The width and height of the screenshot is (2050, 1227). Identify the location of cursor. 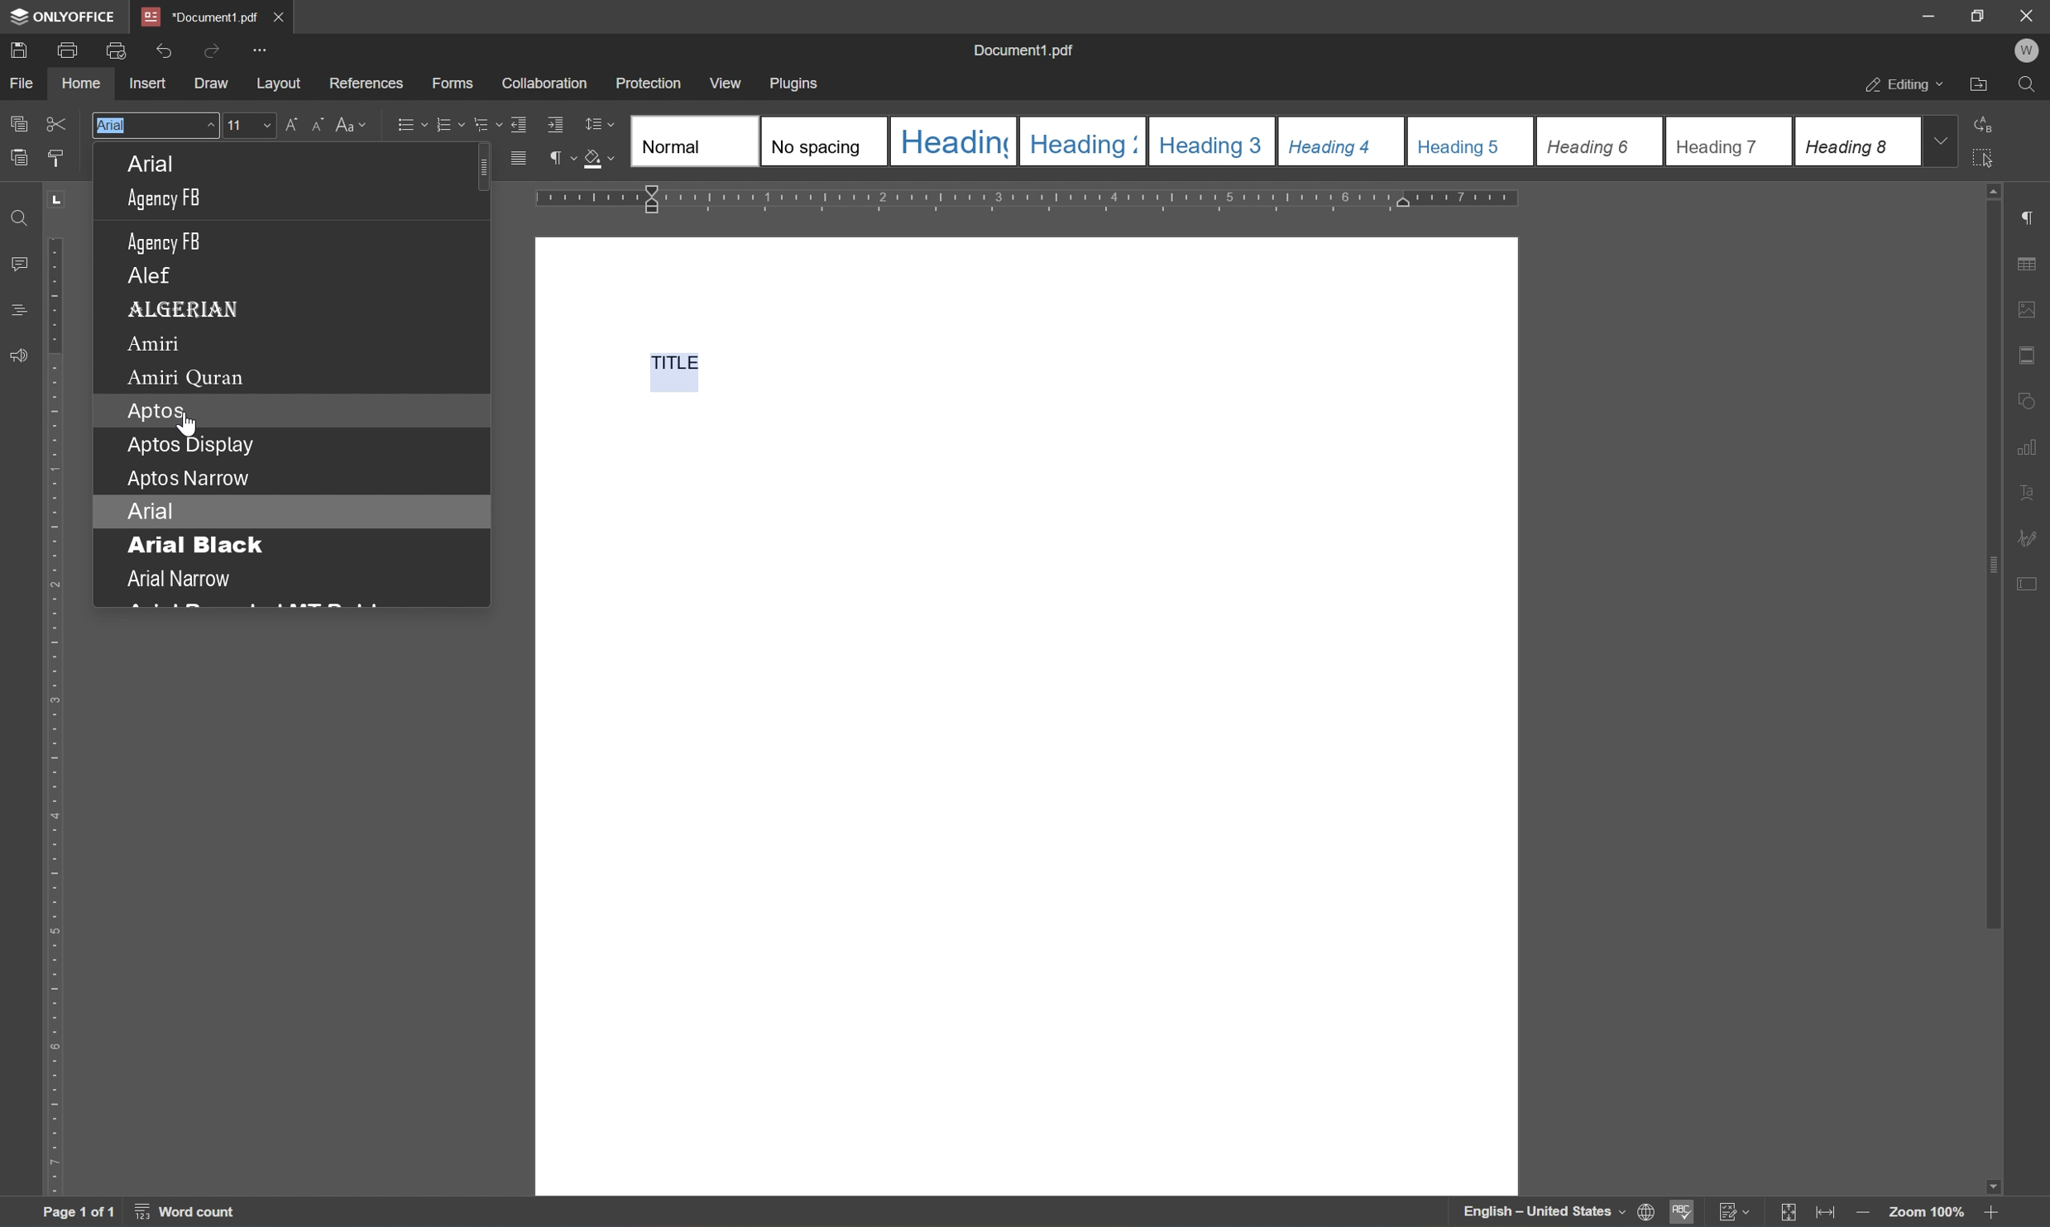
(190, 427).